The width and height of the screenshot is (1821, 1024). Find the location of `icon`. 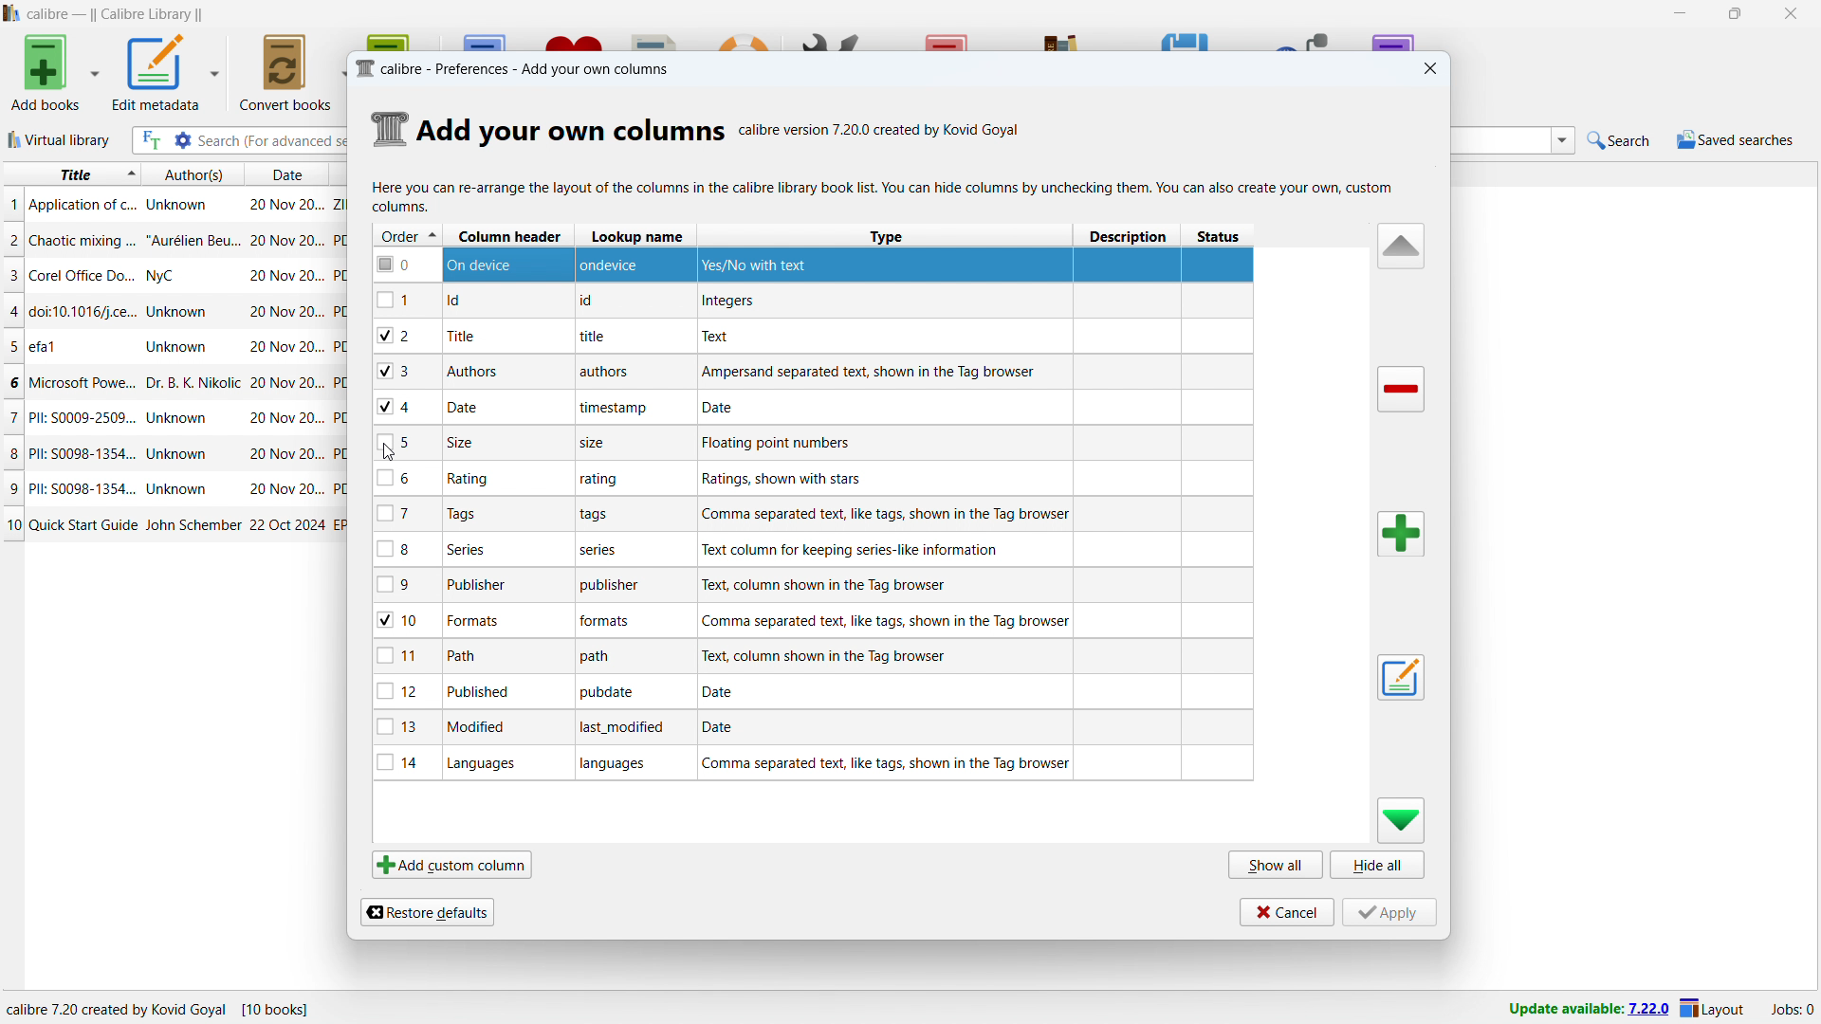

icon is located at coordinates (390, 128).